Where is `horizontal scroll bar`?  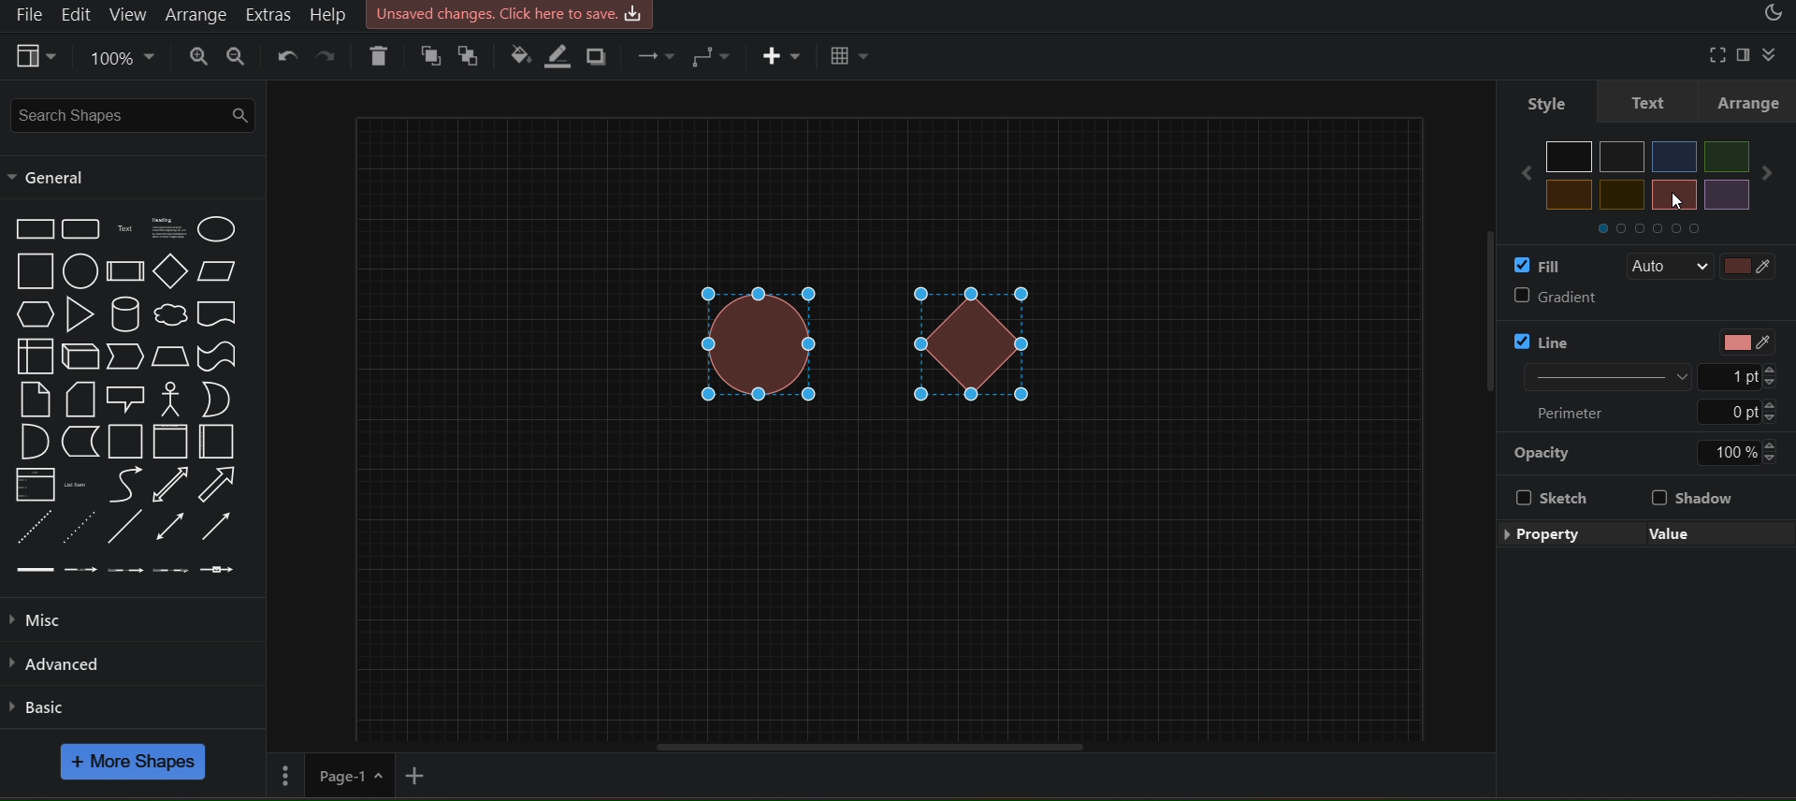
horizontal scroll bar is located at coordinates (872, 748).